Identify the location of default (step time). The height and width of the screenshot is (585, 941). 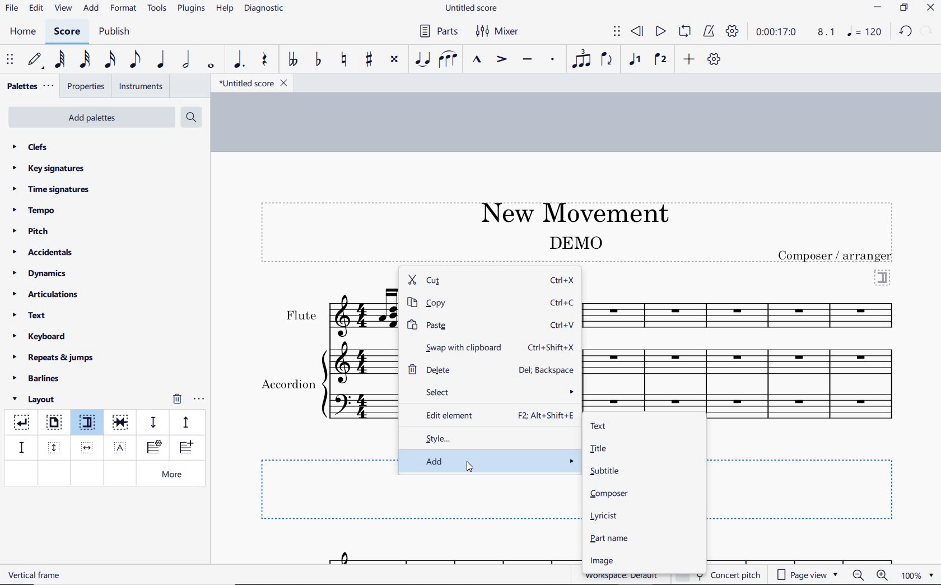
(36, 60).